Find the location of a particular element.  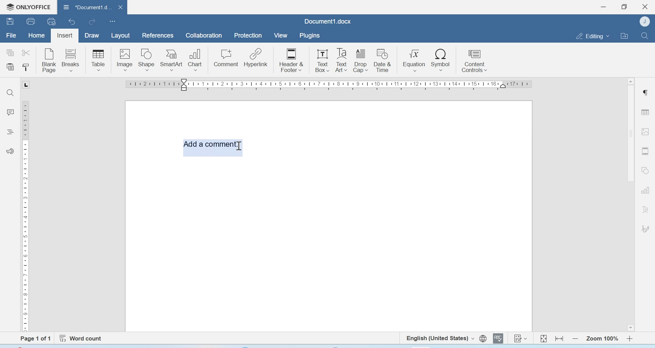

Redo is located at coordinates (91, 21).